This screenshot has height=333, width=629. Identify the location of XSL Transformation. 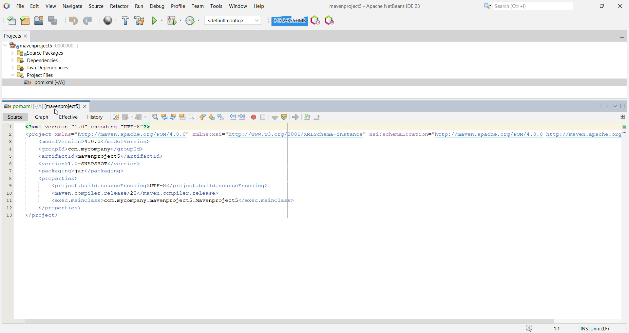
(295, 117).